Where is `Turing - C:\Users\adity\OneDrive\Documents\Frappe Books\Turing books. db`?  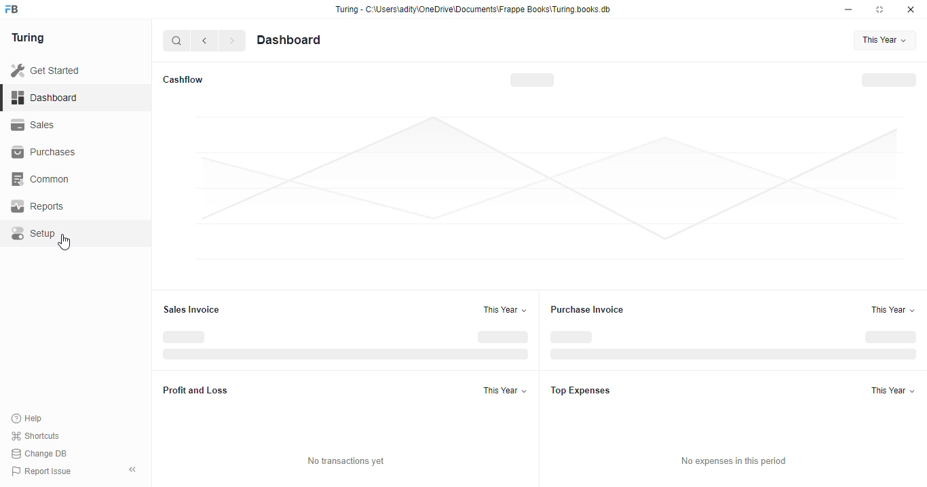 Turing - C:\Users\adity\OneDrive\Documents\Frappe Books\Turing books. db is located at coordinates (476, 9).